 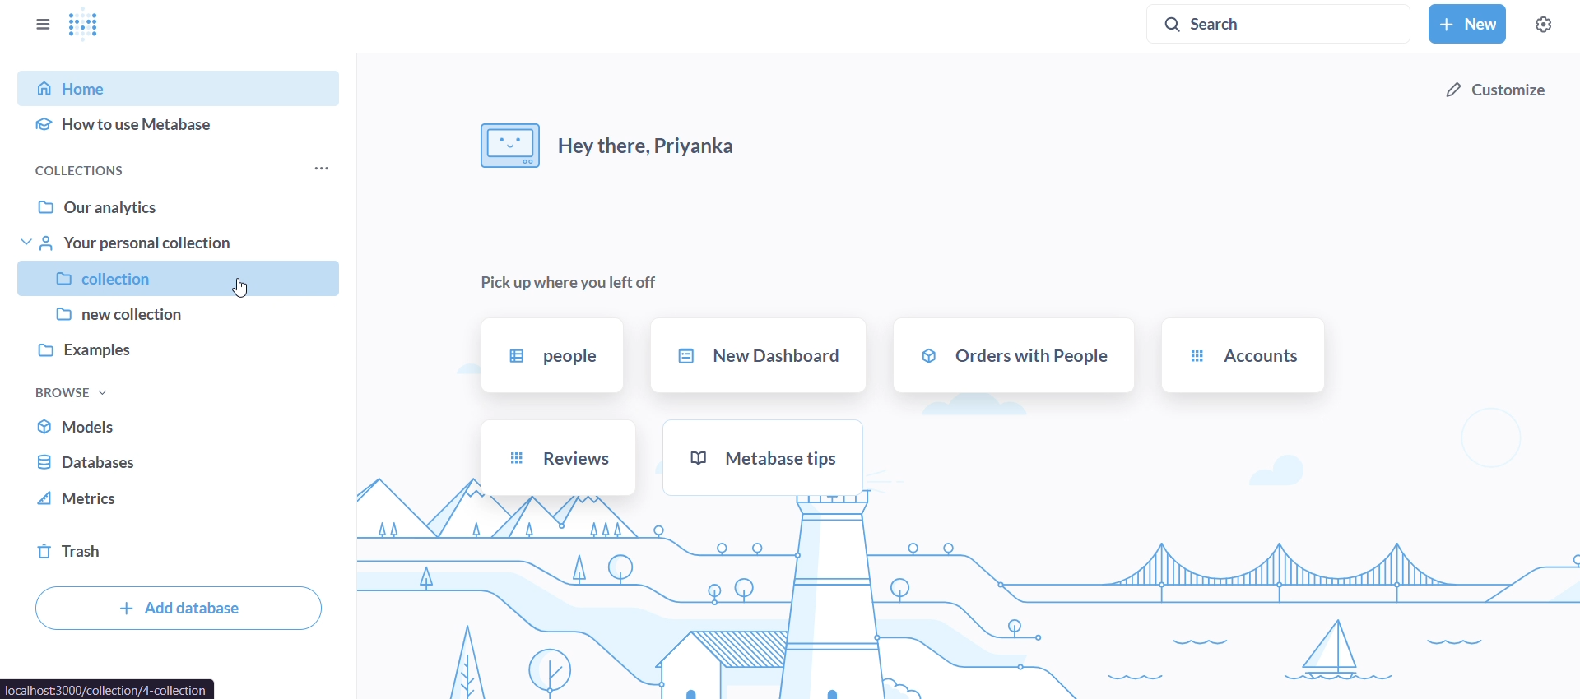 What do you see at coordinates (318, 171) in the screenshot?
I see `more` at bounding box center [318, 171].